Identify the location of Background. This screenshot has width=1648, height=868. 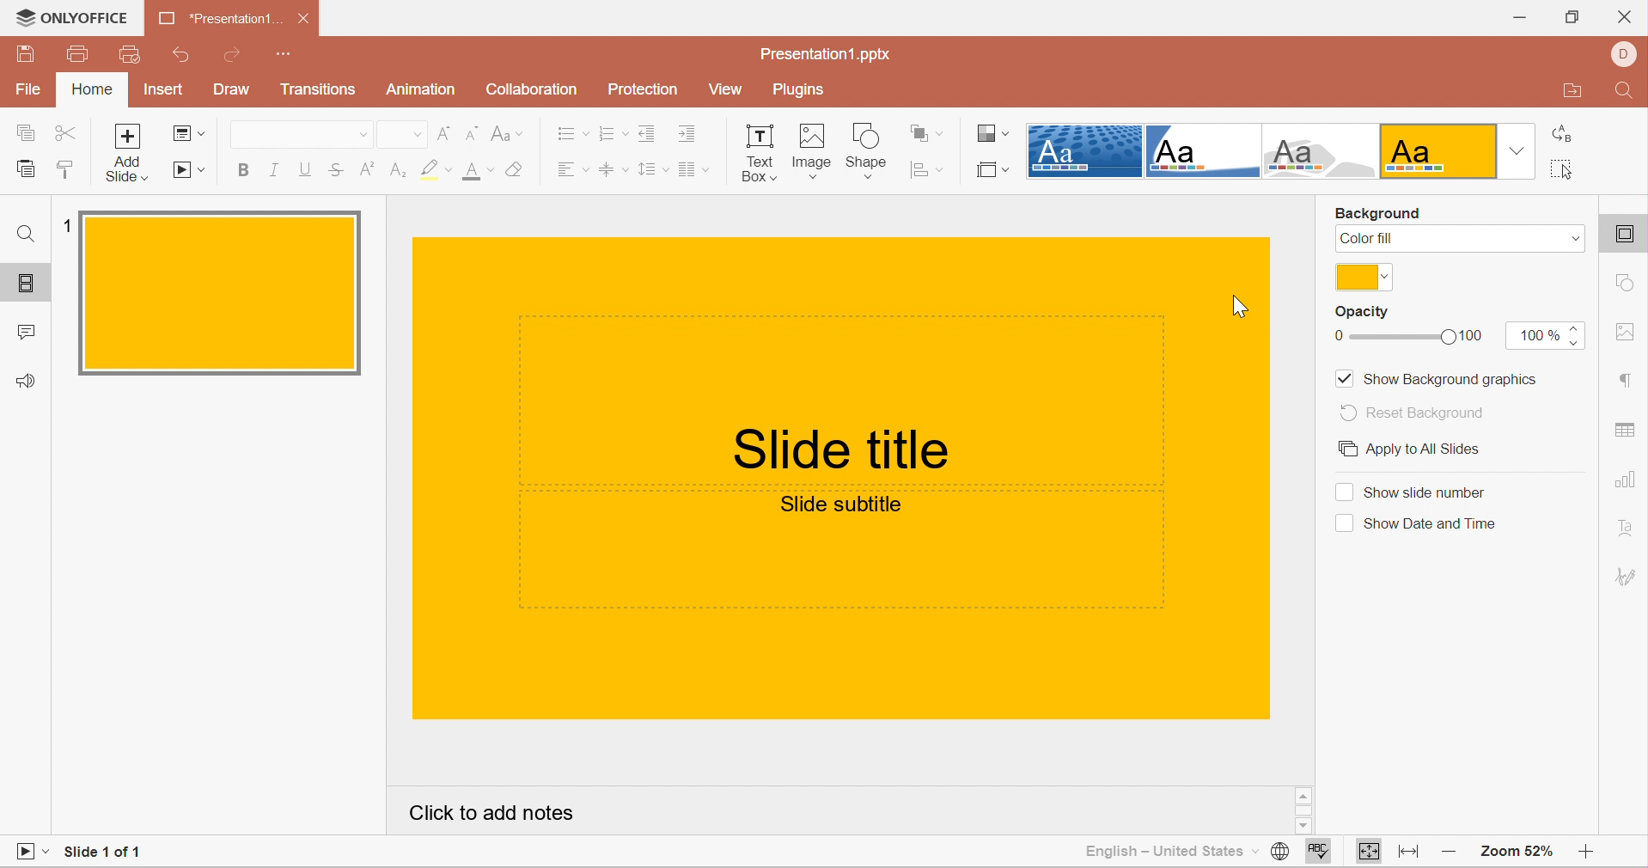
(1380, 215).